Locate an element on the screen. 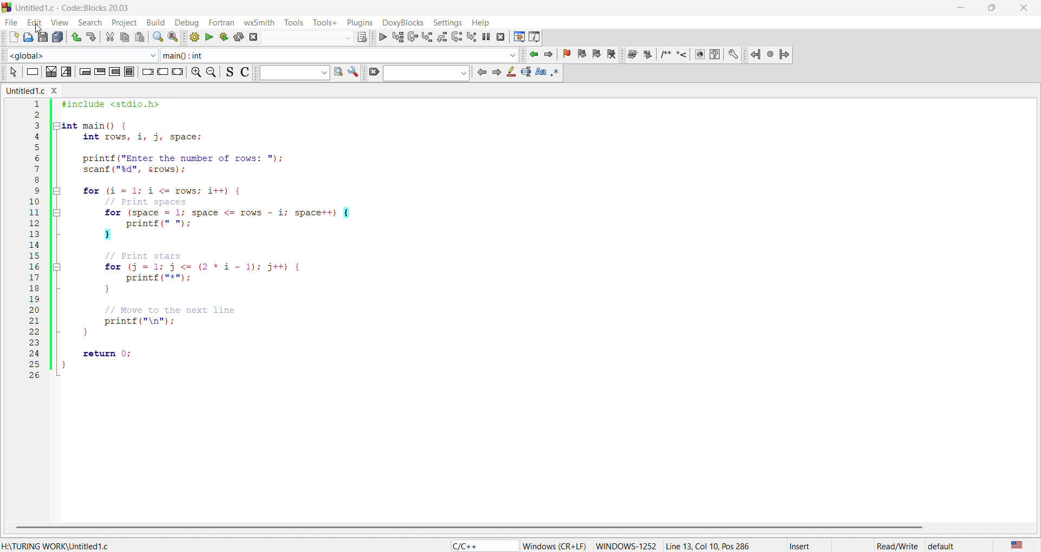  help is located at coordinates (480, 22).